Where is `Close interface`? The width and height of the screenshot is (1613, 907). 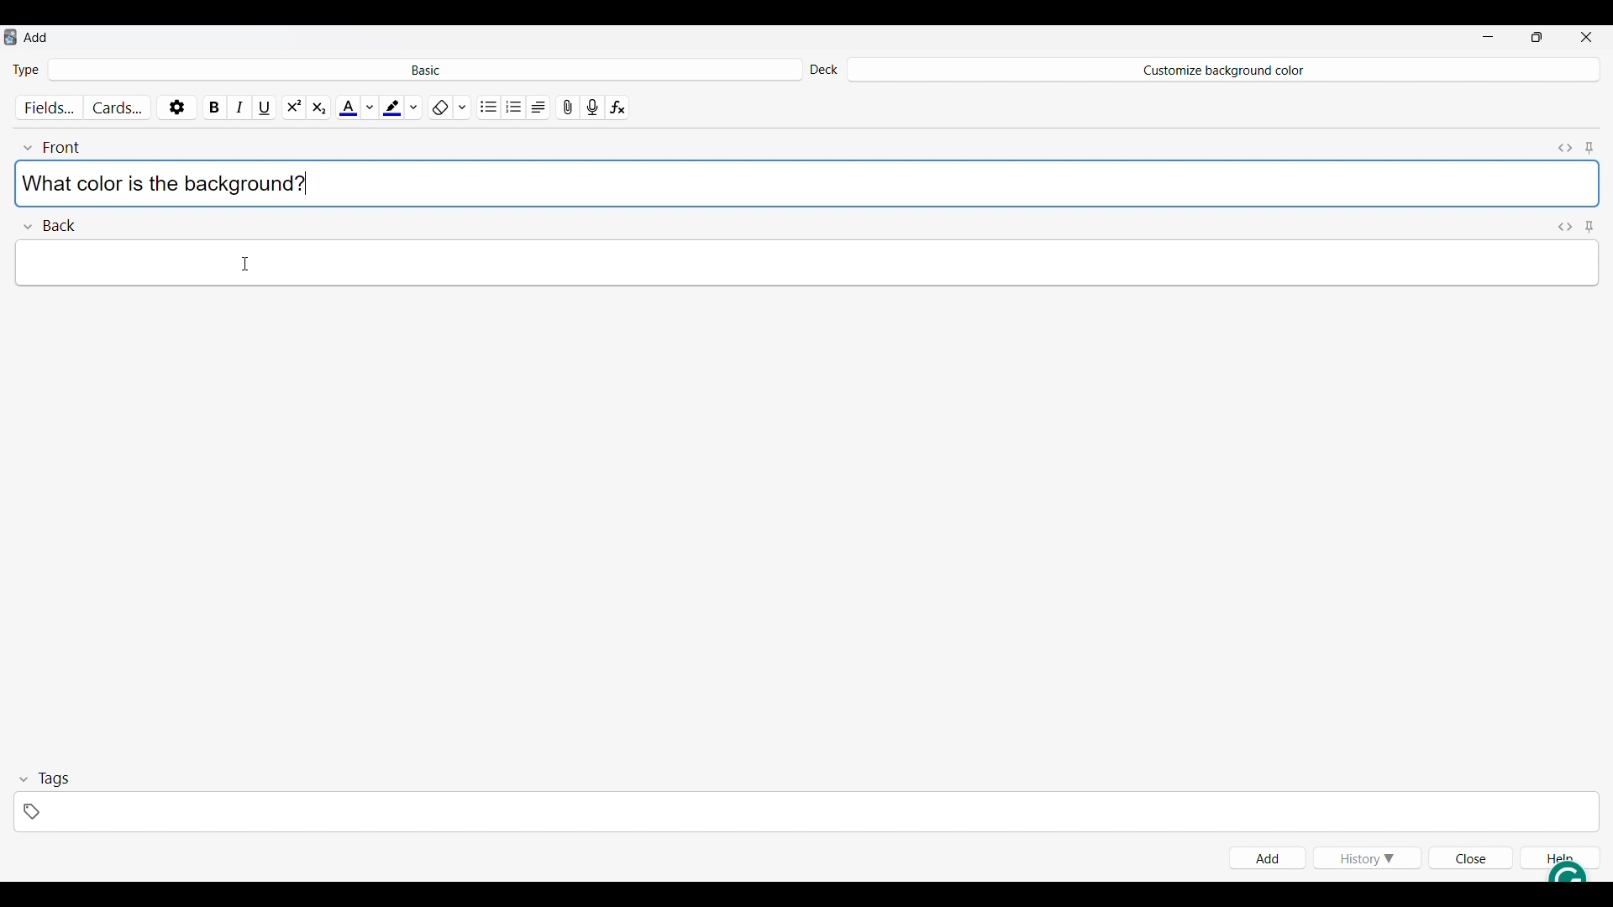 Close interface is located at coordinates (1586, 36).